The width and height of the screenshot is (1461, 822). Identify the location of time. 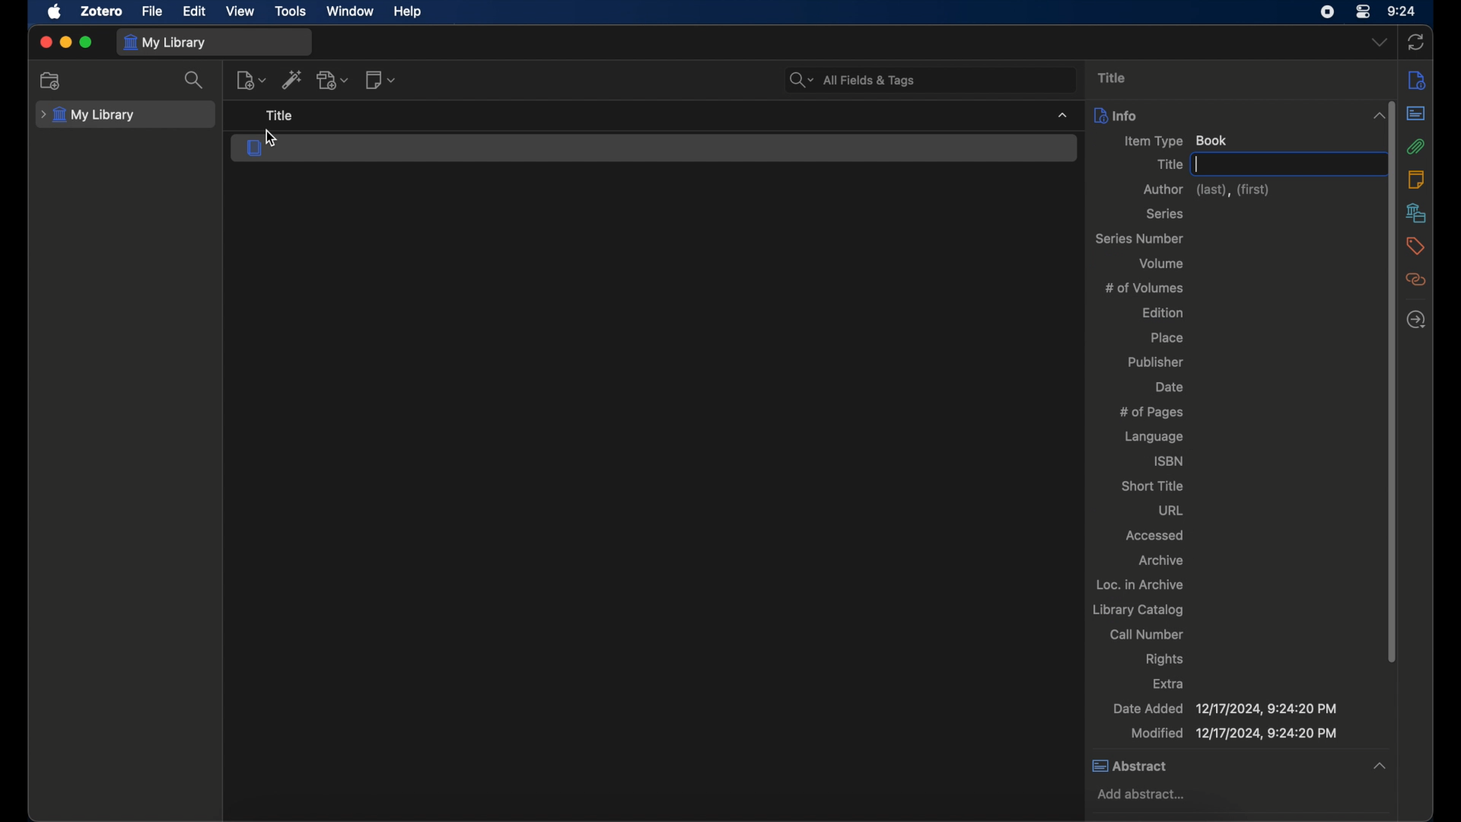
(1403, 11).